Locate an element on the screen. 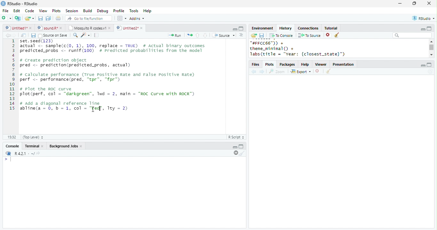 This screenshot has width=437, height=230. back is located at coordinates (254, 72).